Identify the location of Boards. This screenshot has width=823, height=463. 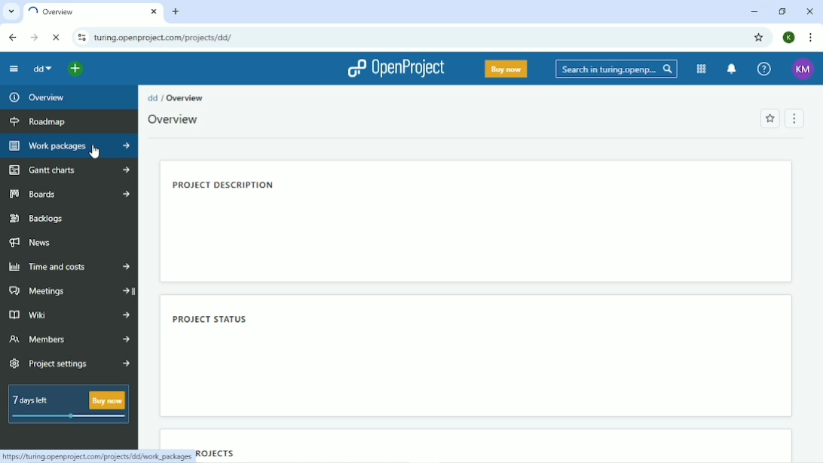
(69, 195).